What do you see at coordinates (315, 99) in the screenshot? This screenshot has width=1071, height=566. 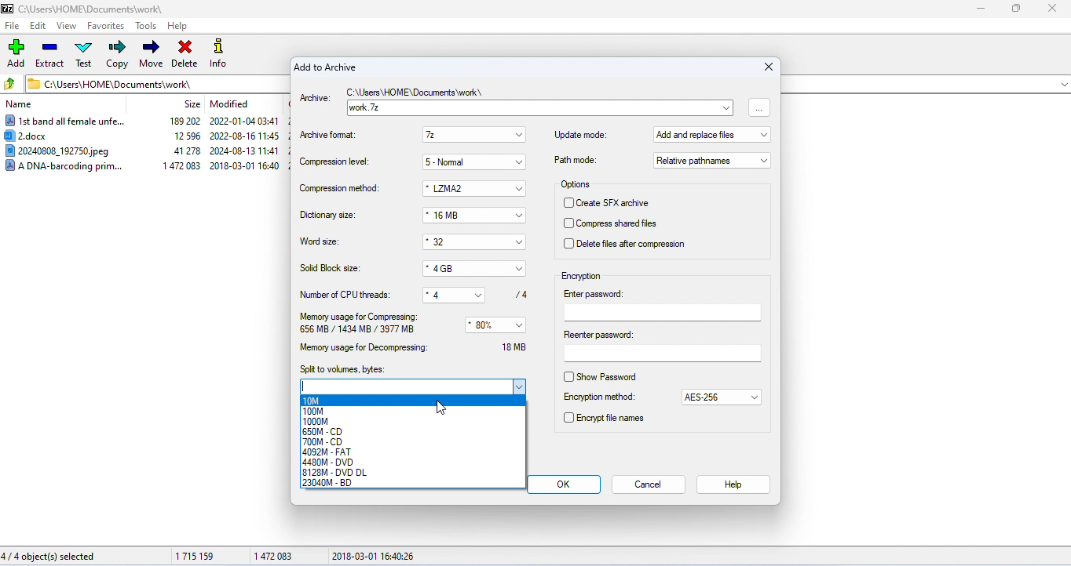 I see `archive` at bounding box center [315, 99].